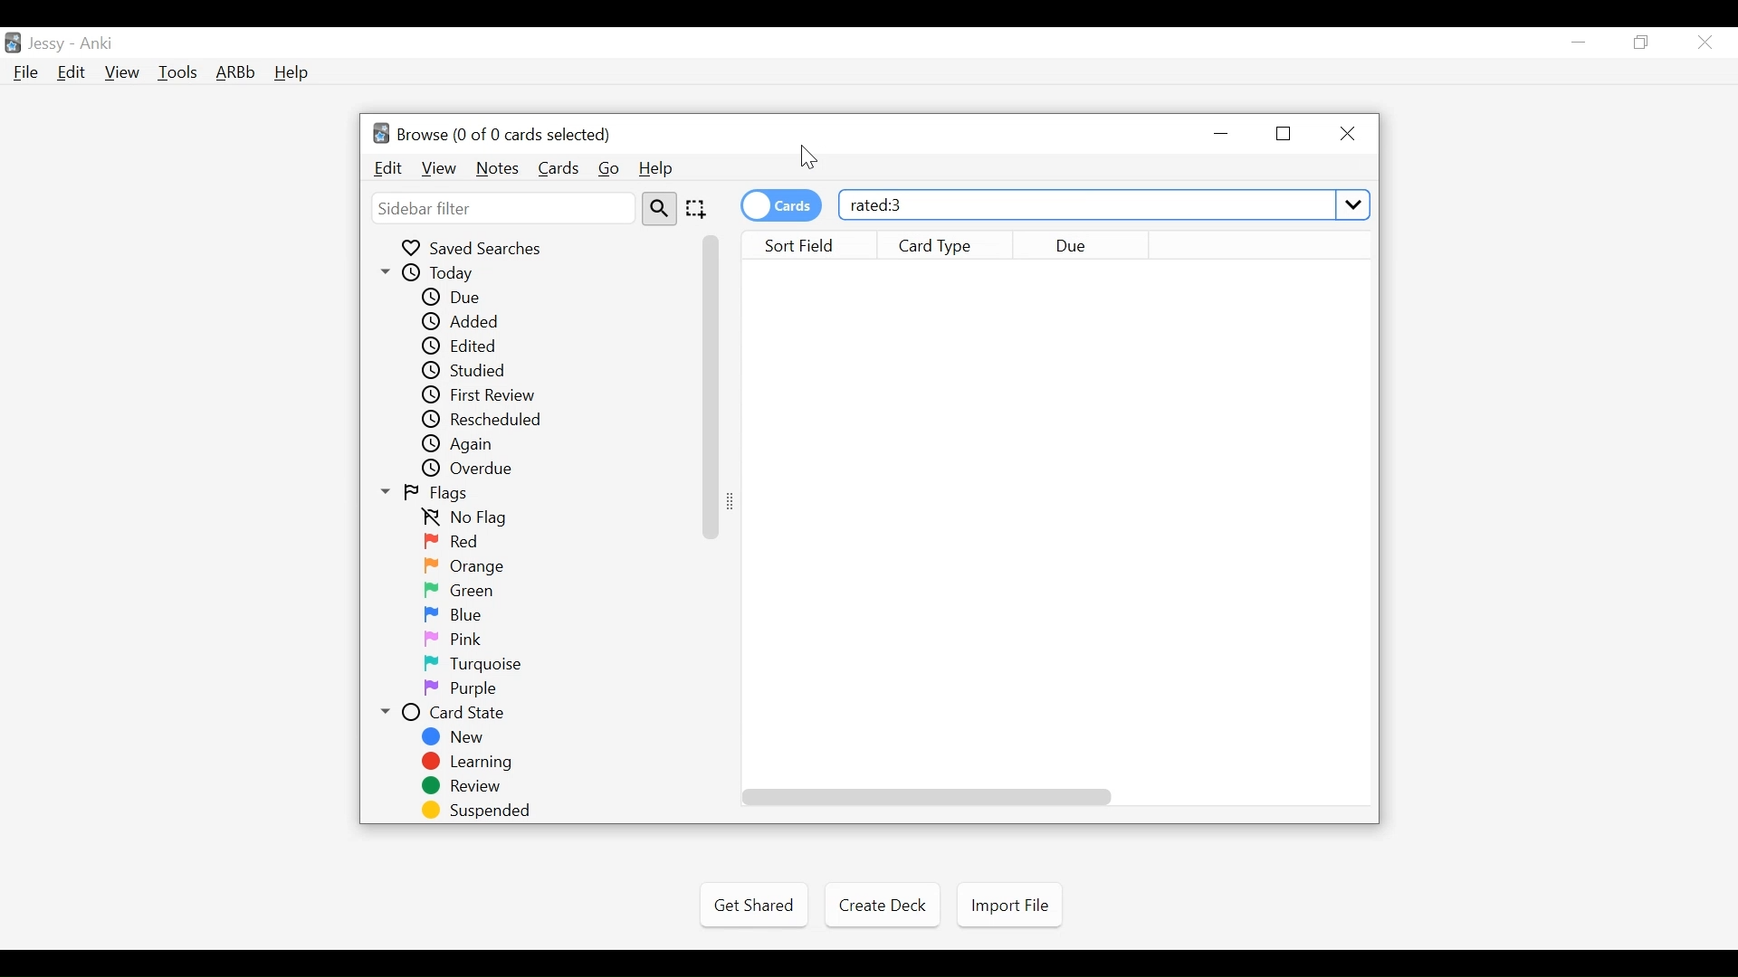 The width and height of the screenshot is (1738, 977). I want to click on Learning, so click(471, 763).